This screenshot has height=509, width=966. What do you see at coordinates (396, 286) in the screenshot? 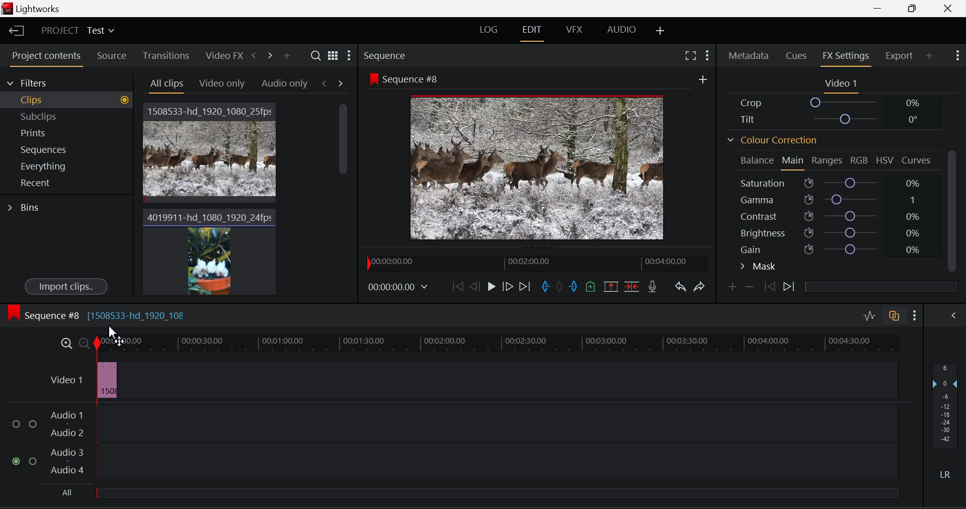
I see `Video Frame Time` at bounding box center [396, 286].